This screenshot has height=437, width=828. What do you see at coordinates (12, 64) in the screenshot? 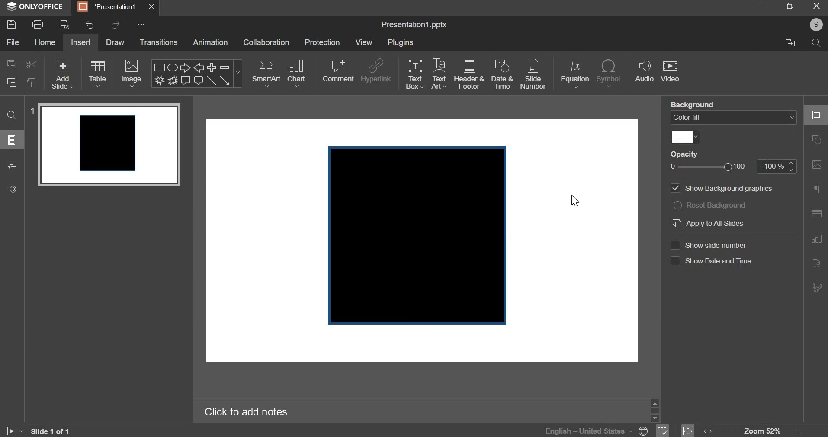
I see `copy` at bounding box center [12, 64].